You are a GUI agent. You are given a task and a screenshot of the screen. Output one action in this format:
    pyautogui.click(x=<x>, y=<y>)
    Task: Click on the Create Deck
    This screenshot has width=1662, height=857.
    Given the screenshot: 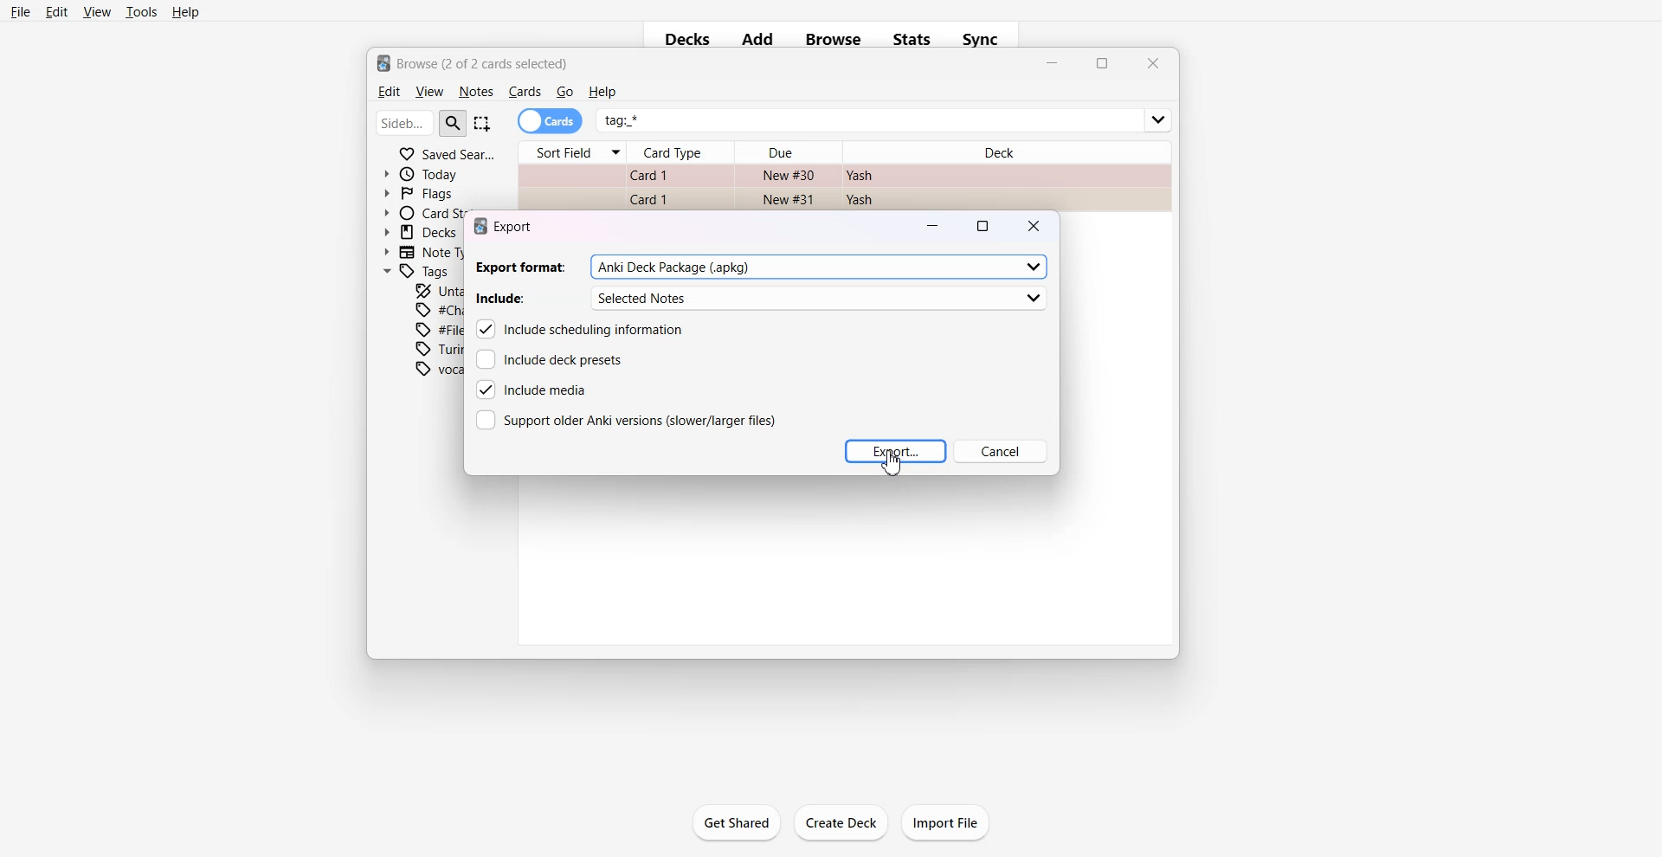 What is the action you would take?
    pyautogui.click(x=841, y=823)
    